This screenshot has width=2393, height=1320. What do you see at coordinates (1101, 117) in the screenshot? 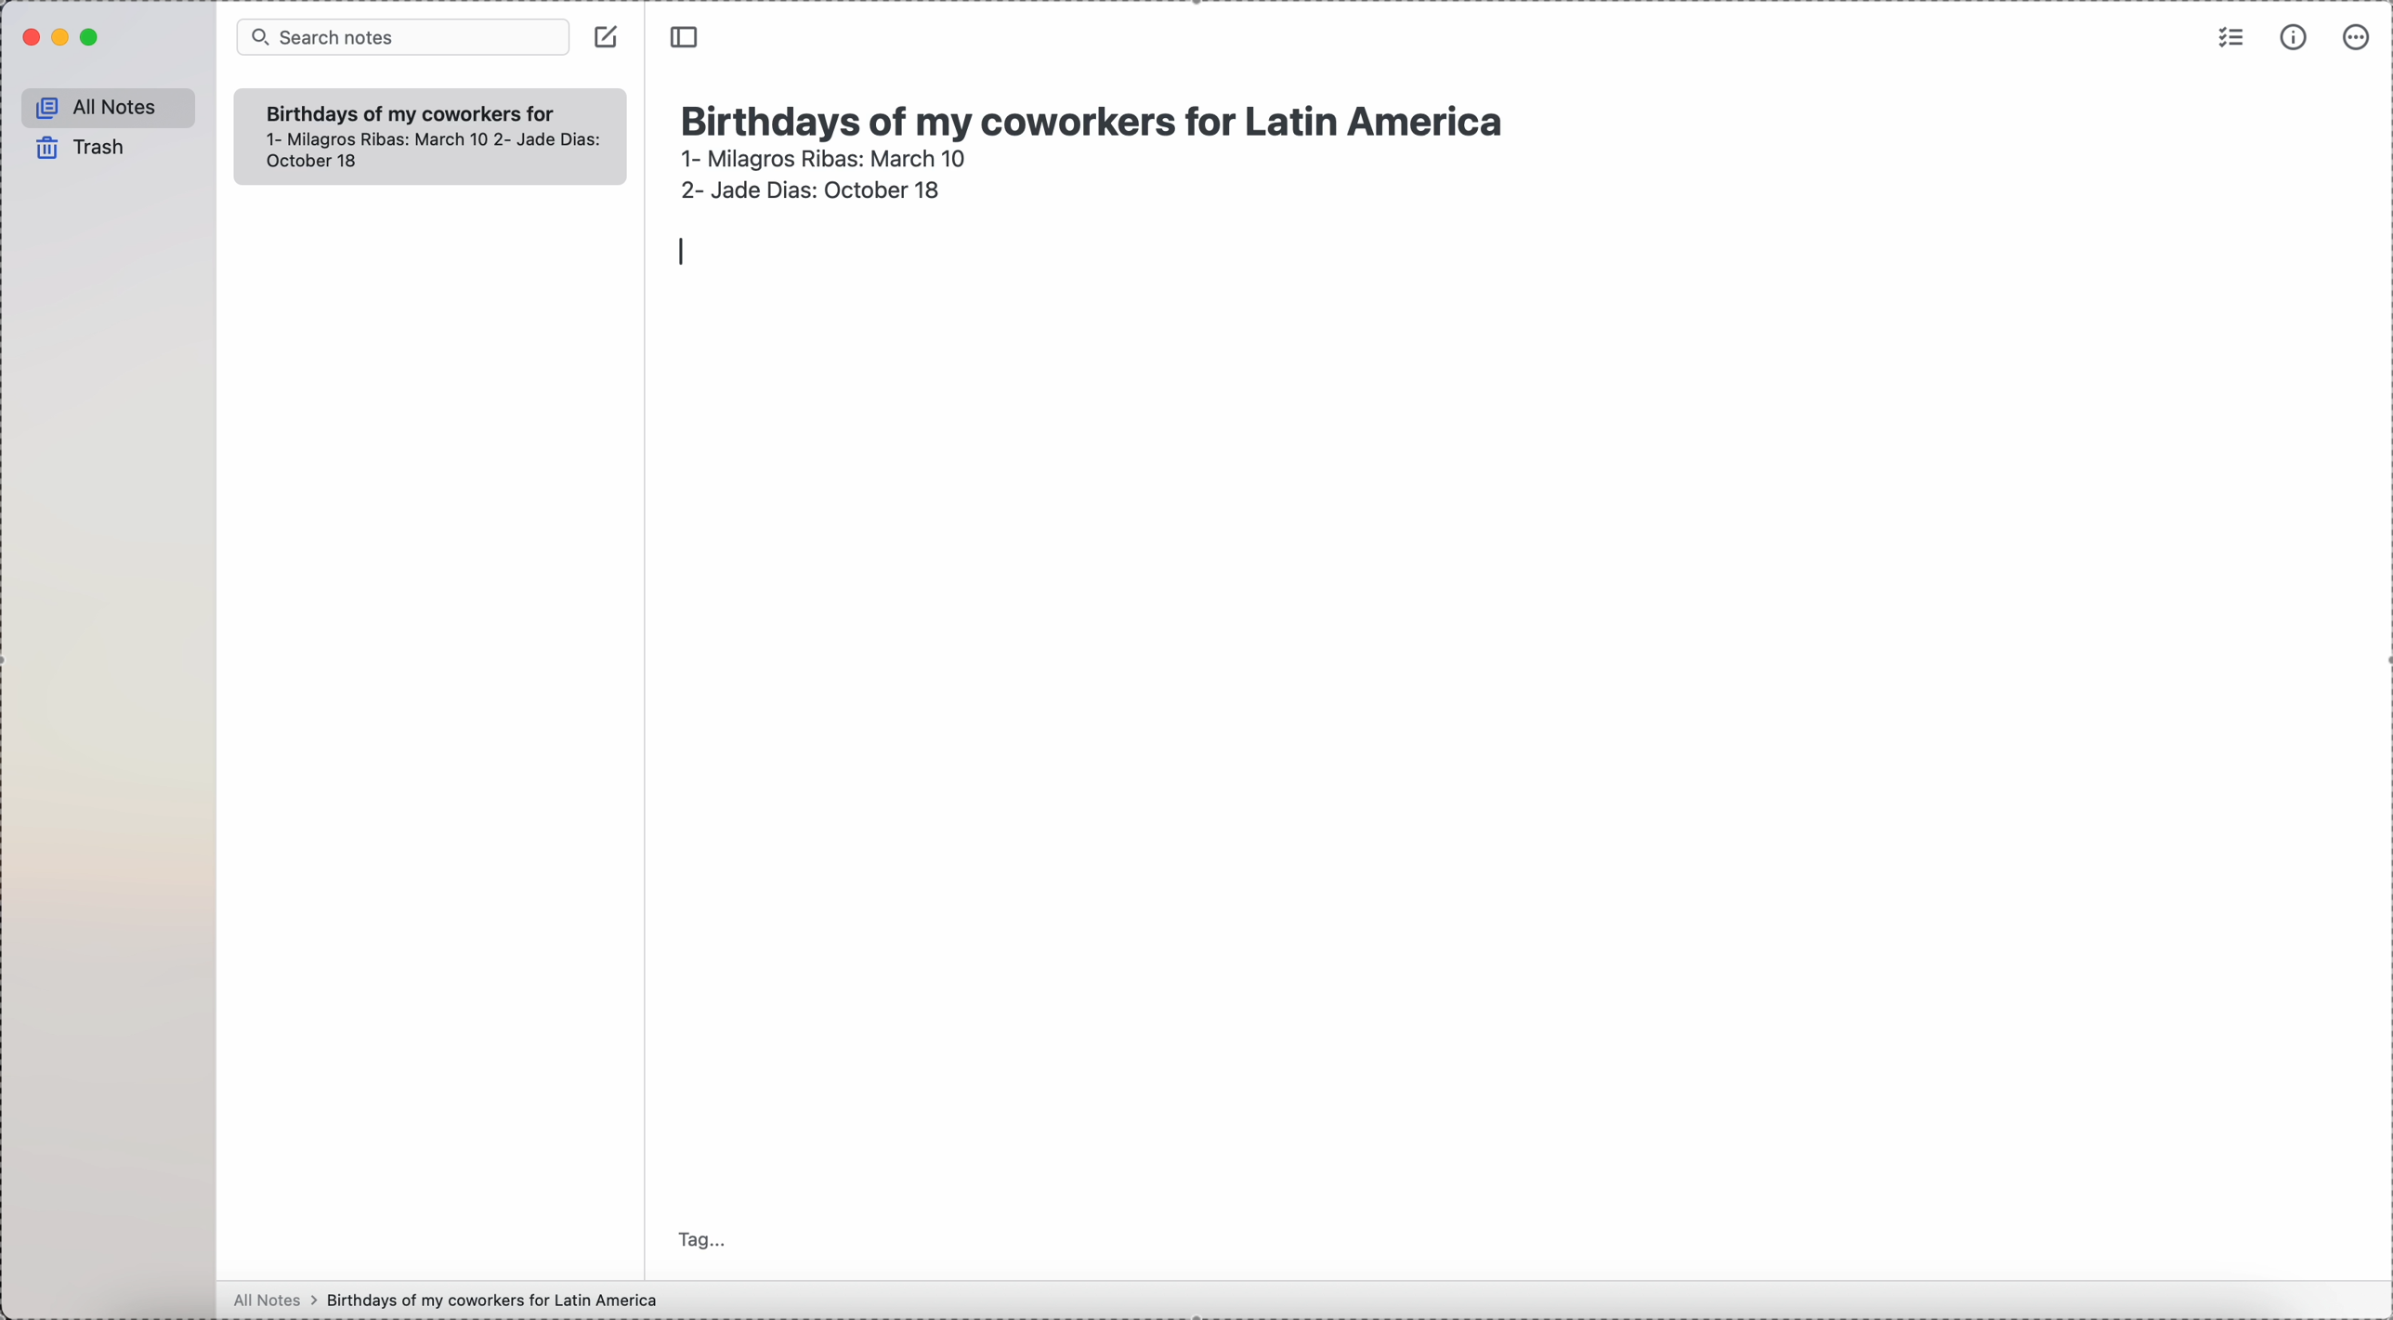
I see `Birthdays of my coworkers for Latin America` at bounding box center [1101, 117].